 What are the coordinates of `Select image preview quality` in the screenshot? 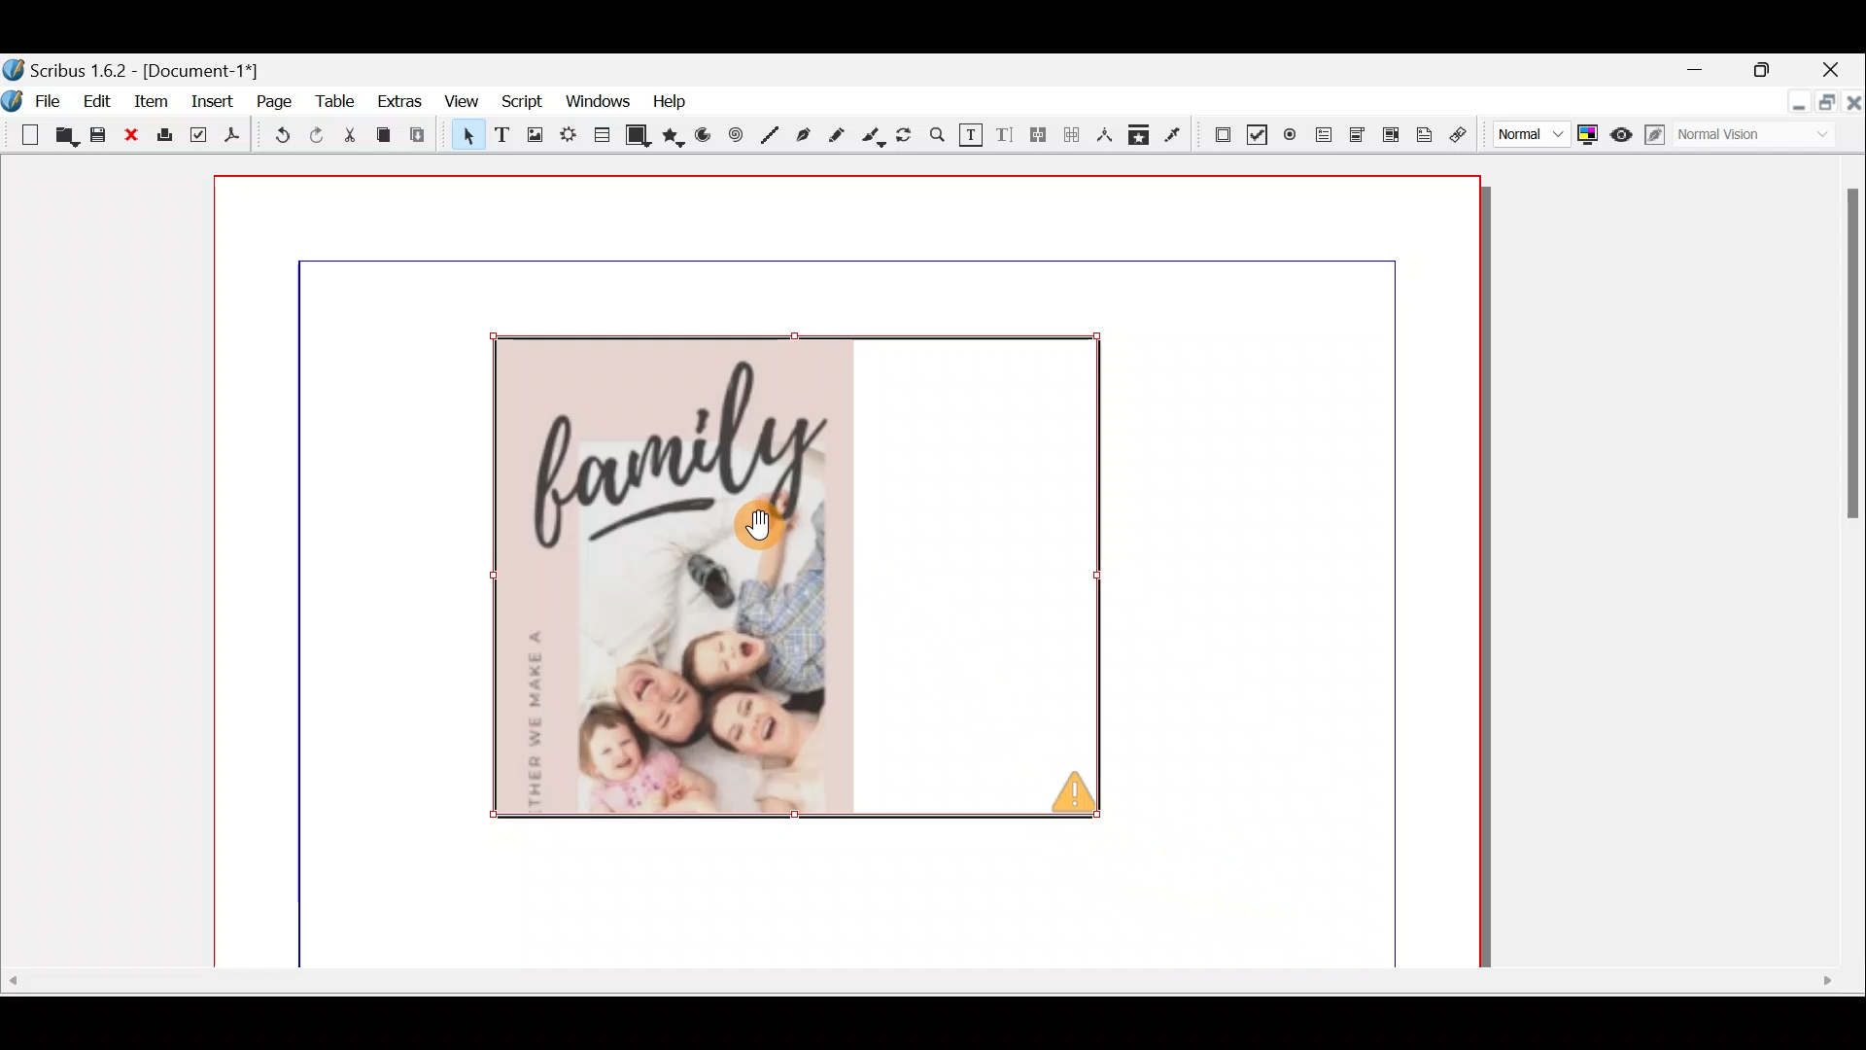 It's located at (1523, 136).